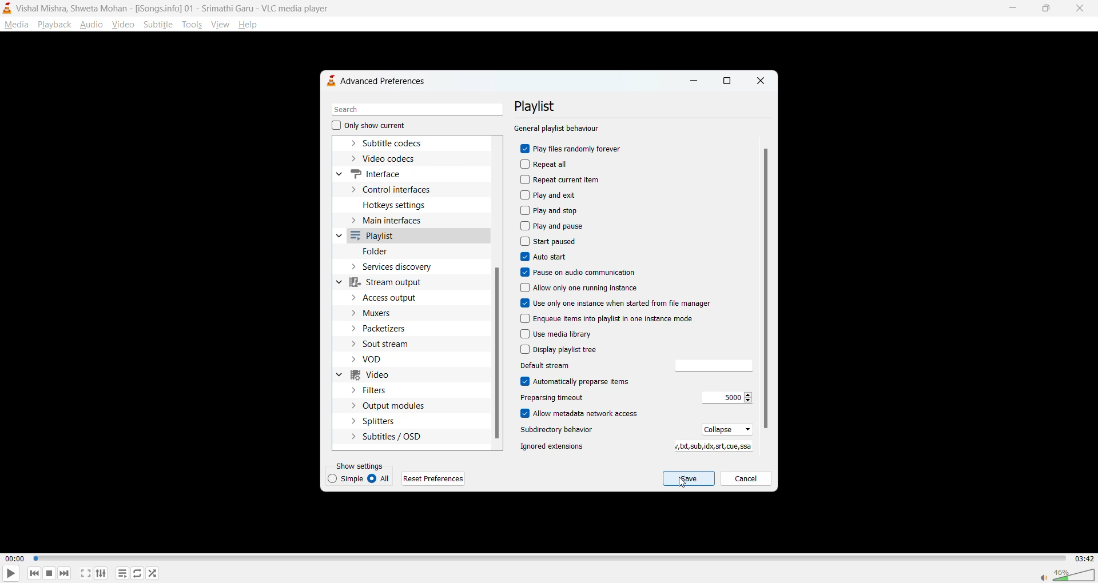  Describe the element at coordinates (710, 447) in the screenshot. I see `ignored extensions` at that location.